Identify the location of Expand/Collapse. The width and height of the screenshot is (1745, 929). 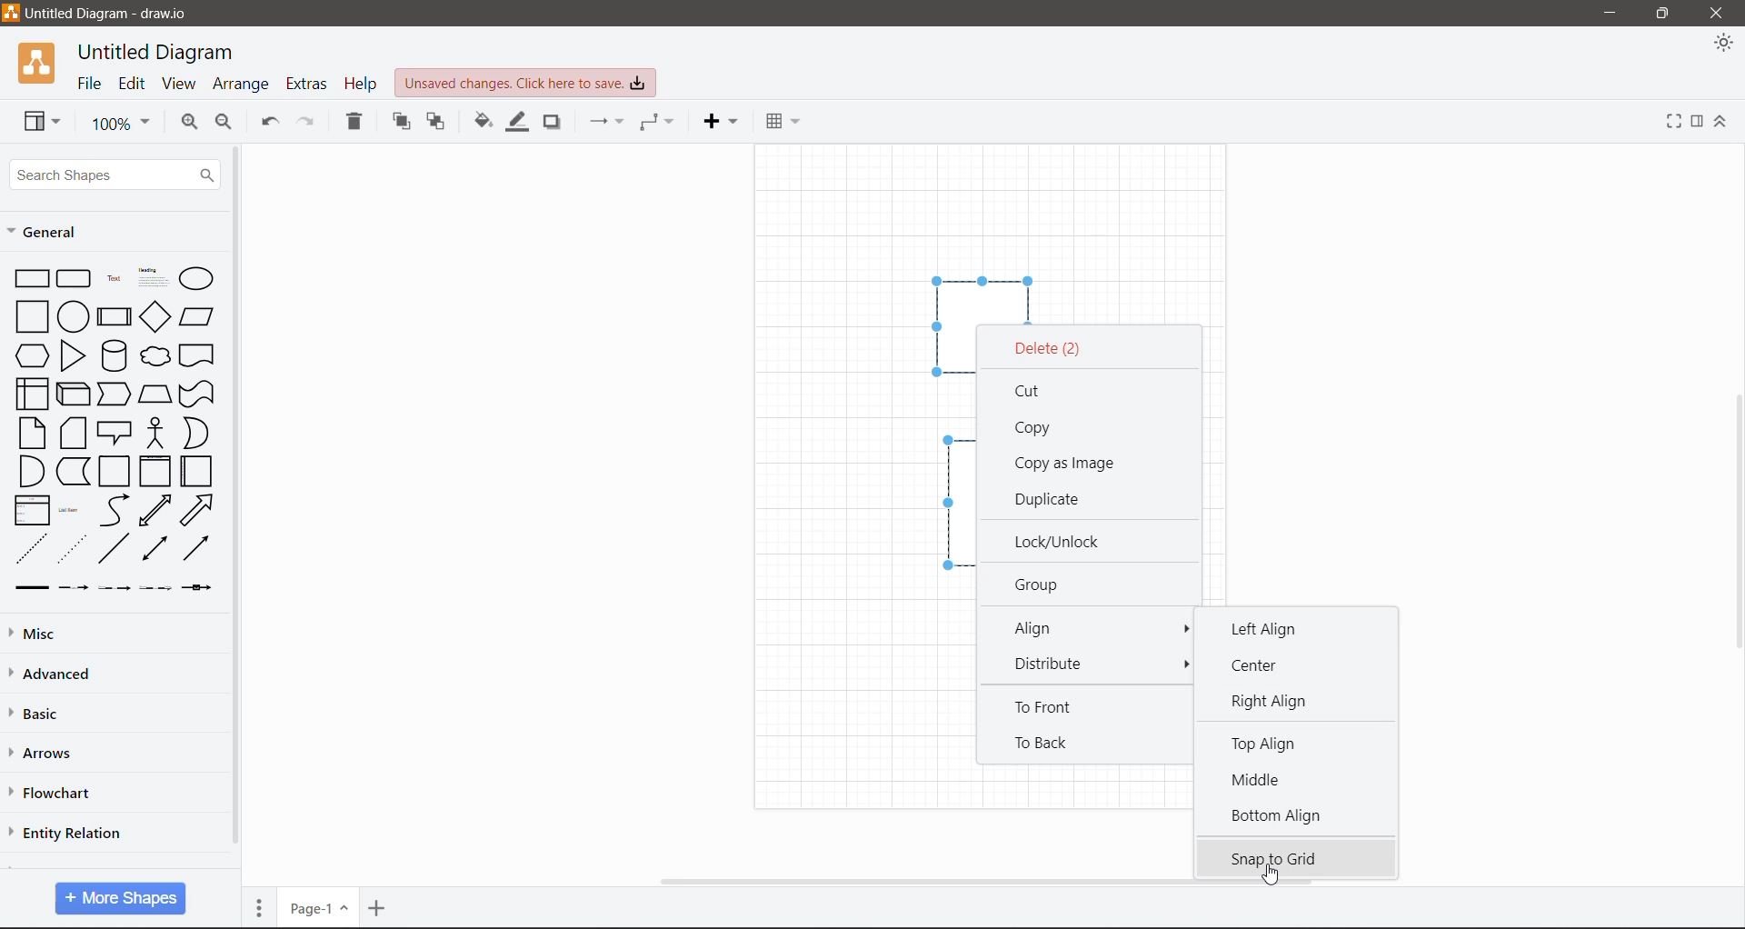
(1722, 122).